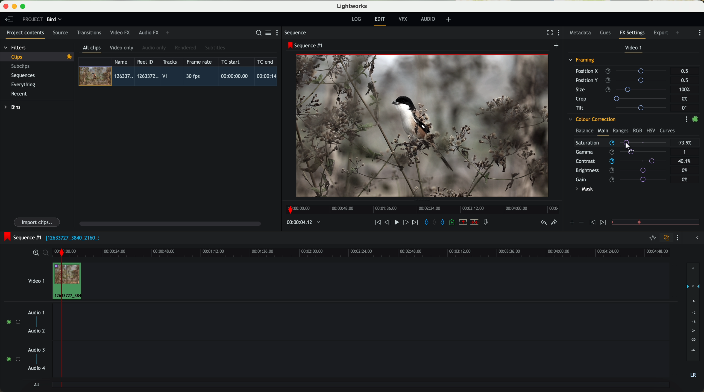 Image resolution: width=704 pixels, height=392 pixels. Describe the element at coordinates (685, 99) in the screenshot. I see `0%` at that location.